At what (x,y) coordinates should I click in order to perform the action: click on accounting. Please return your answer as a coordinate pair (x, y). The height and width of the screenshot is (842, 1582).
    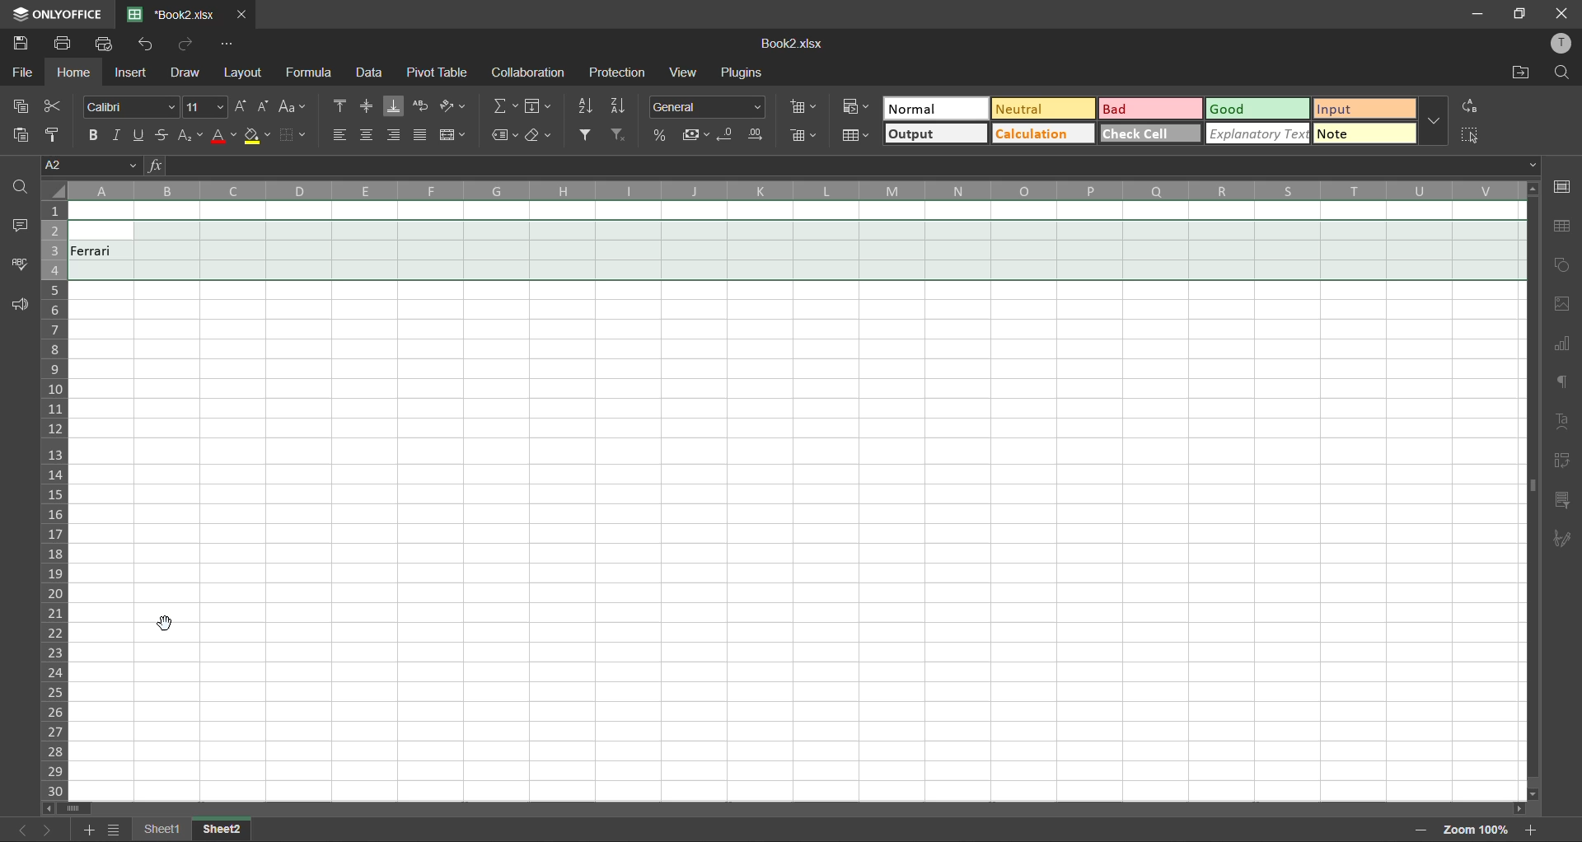
    Looking at the image, I should click on (698, 136).